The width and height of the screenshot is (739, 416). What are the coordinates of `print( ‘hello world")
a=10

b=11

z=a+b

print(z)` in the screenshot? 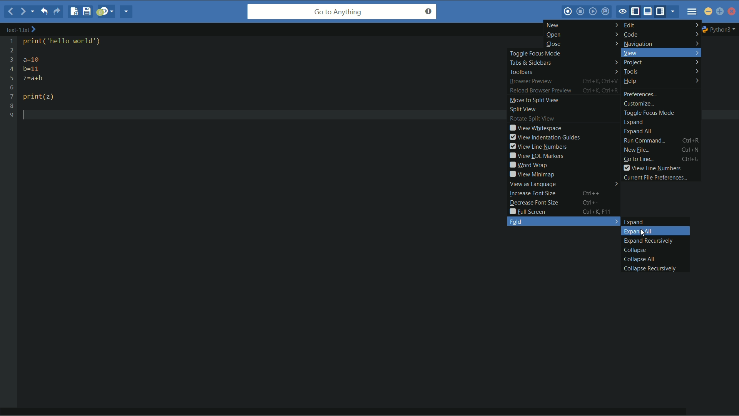 It's located at (75, 70).